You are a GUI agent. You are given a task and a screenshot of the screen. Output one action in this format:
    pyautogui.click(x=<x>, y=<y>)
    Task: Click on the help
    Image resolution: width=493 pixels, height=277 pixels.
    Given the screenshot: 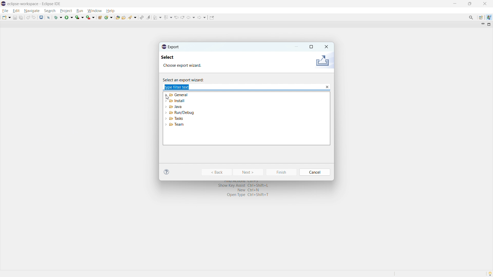 What is the action you would take?
    pyautogui.click(x=167, y=172)
    